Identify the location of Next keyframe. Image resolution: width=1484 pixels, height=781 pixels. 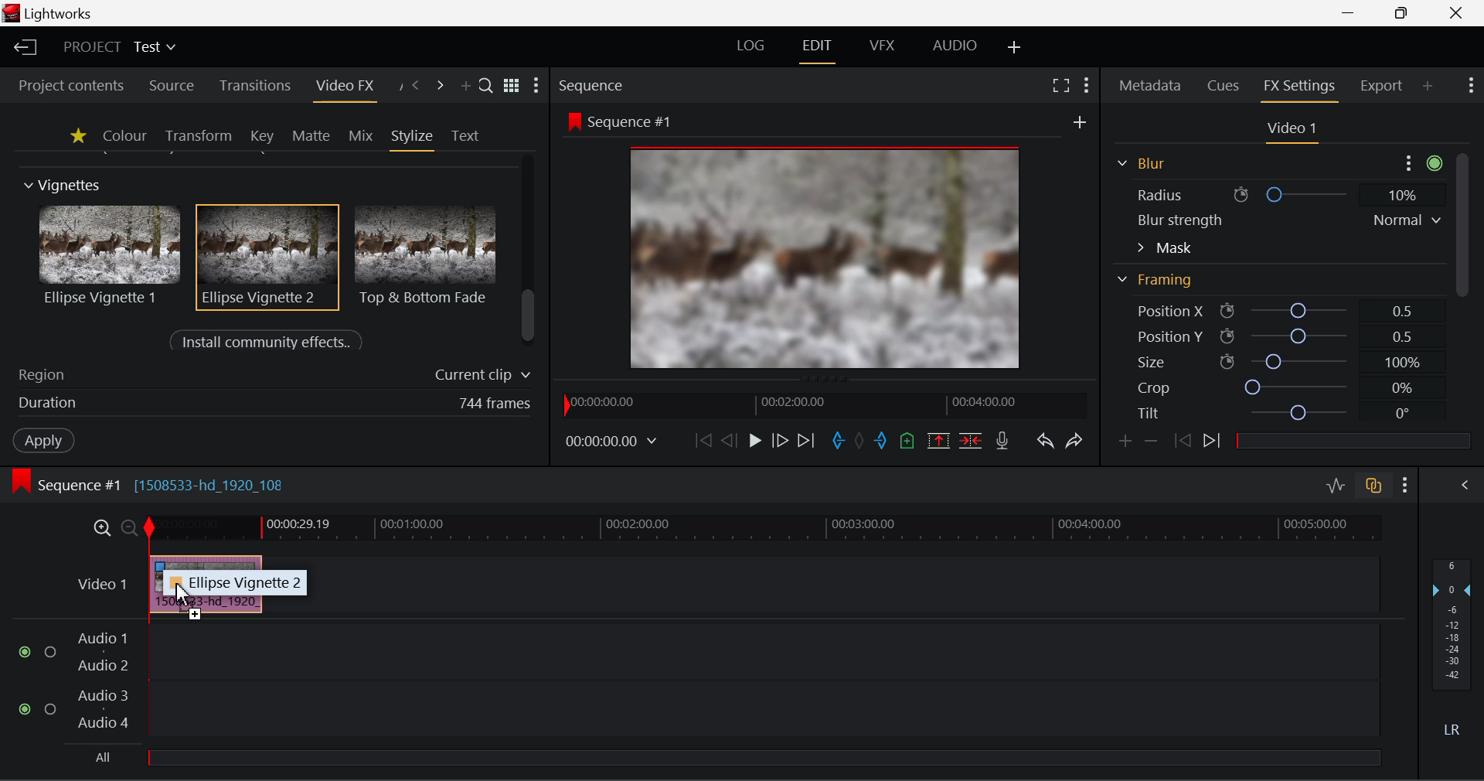
(1212, 444).